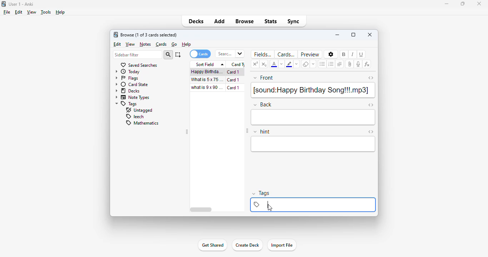 This screenshot has width=488, height=257. What do you see at coordinates (349, 64) in the screenshot?
I see `attach pictures/audio/video` at bounding box center [349, 64].